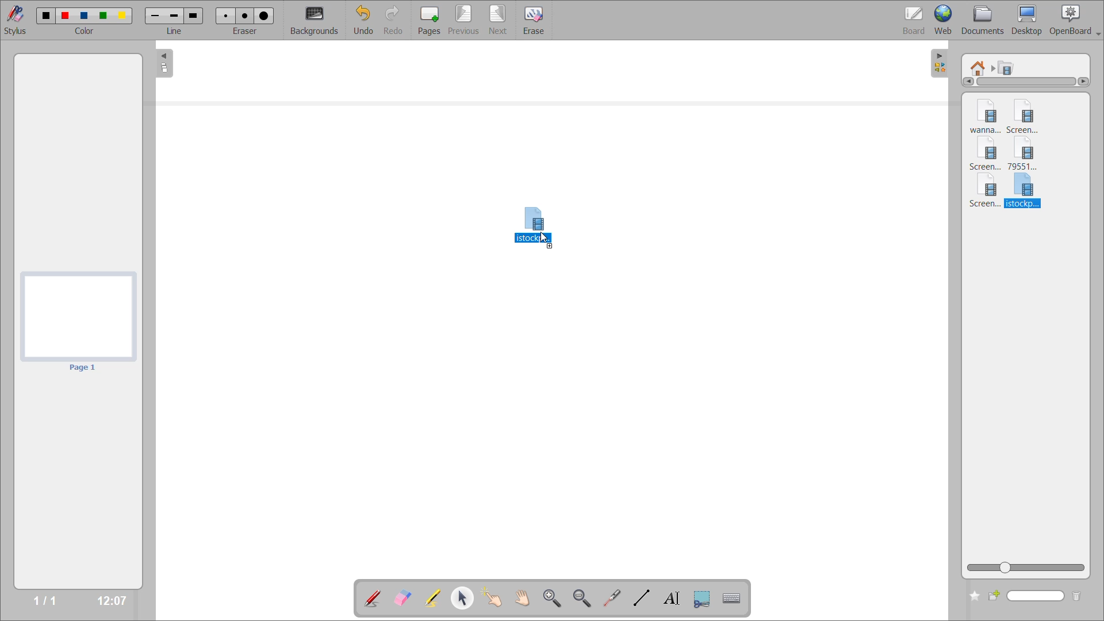  What do you see at coordinates (124, 15) in the screenshot?
I see `color 5` at bounding box center [124, 15].